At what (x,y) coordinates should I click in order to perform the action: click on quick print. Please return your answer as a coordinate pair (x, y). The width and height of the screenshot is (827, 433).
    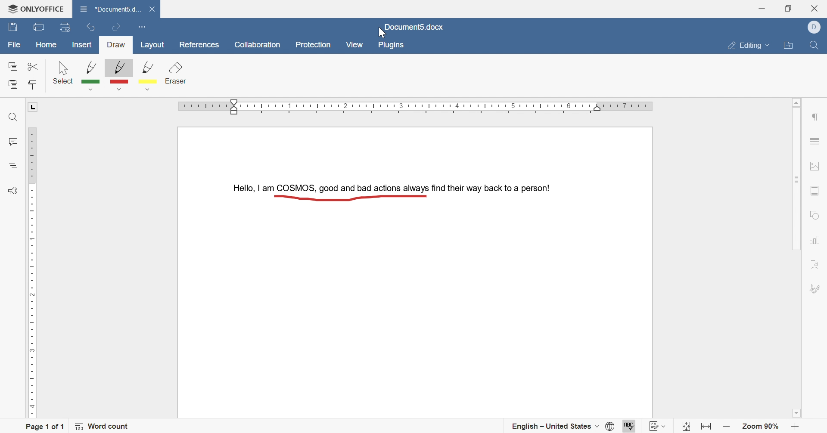
    Looking at the image, I should click on (66, 27).